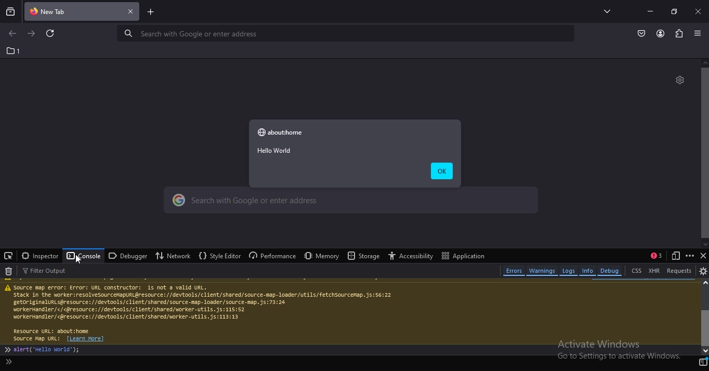 Image resolution: width=709 pixels, height=371 pixels. What do you see at coordinates (704, 317) in the screenshot?
I see `scroll bar` at bounding box center [704, 317].